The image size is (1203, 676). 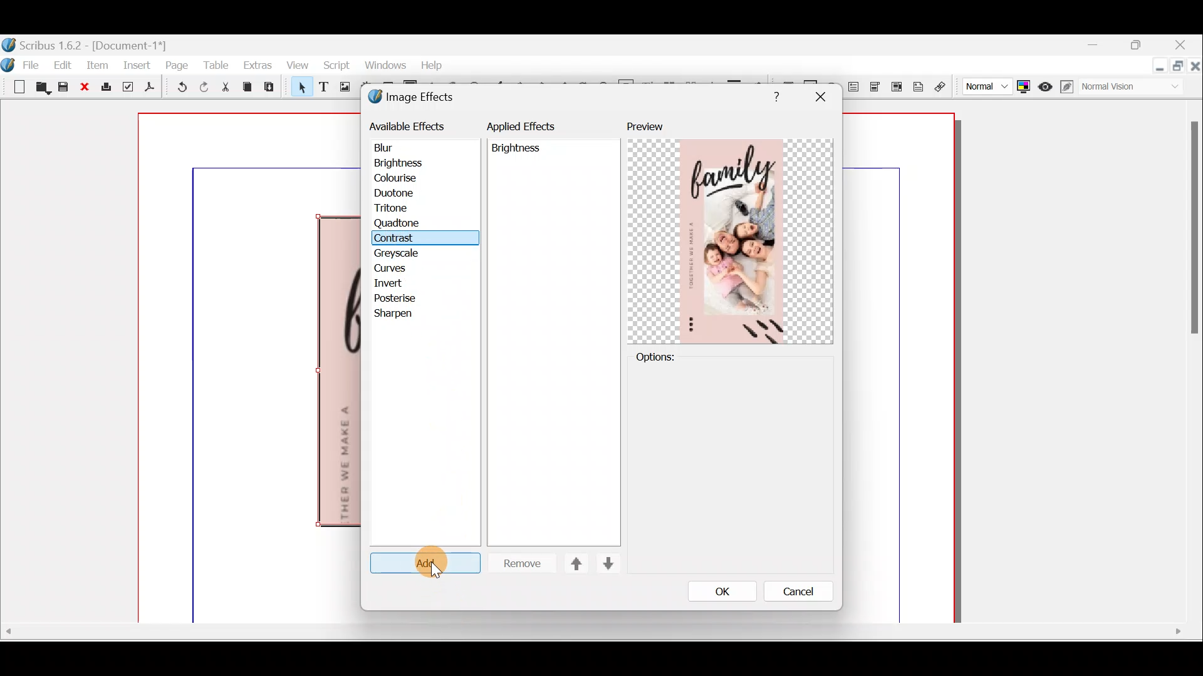 What do you see at coordinates (820, 97) in the screenshot?
I see `` at bounding box center [820, 97].